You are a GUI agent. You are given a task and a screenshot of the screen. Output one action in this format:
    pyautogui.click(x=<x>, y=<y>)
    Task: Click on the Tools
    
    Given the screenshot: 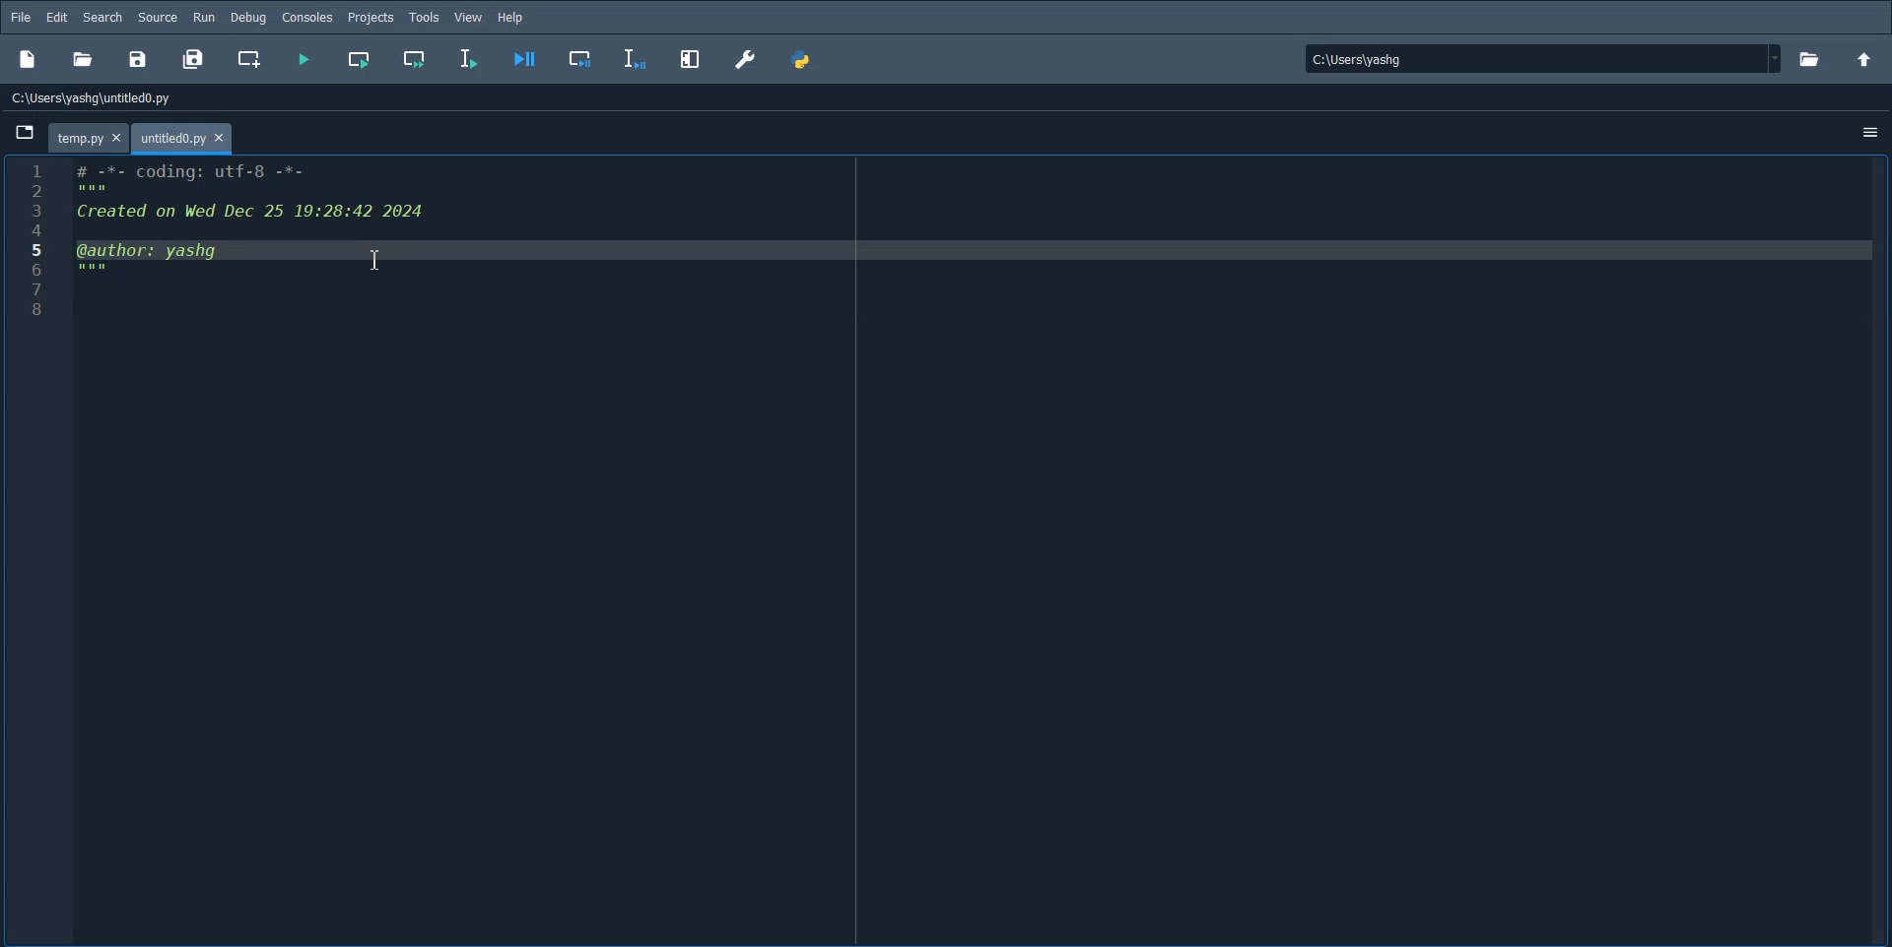 What is the action you would take?
    pyautogui.click(x=425, y=17)
    